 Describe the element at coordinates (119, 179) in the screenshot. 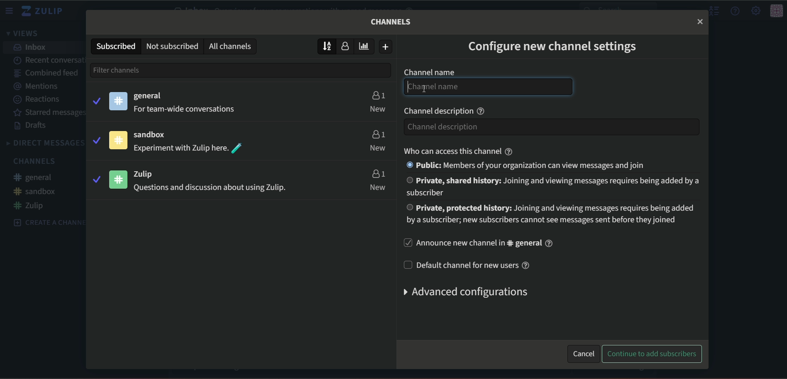

I see `icon` at that location.